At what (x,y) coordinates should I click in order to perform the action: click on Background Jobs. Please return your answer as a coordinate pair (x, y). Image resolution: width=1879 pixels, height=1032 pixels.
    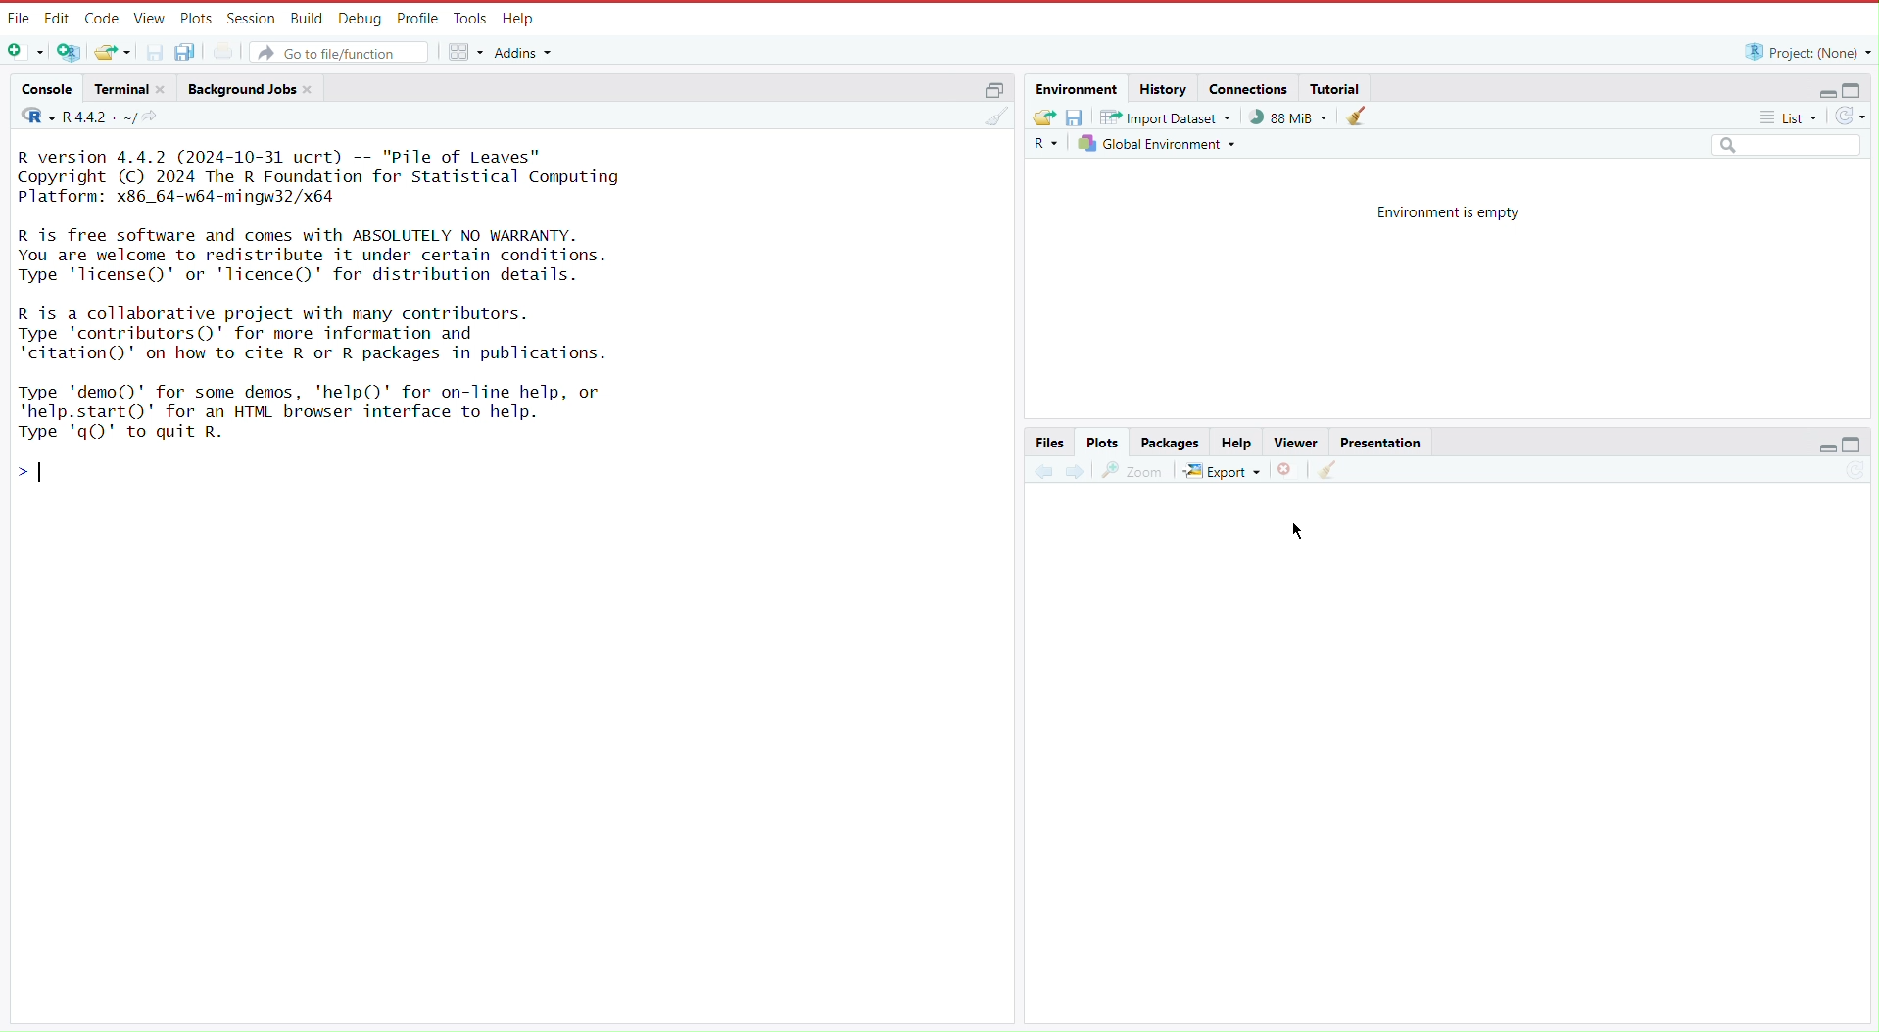
    Looking at the image, I should click on (252, 88).